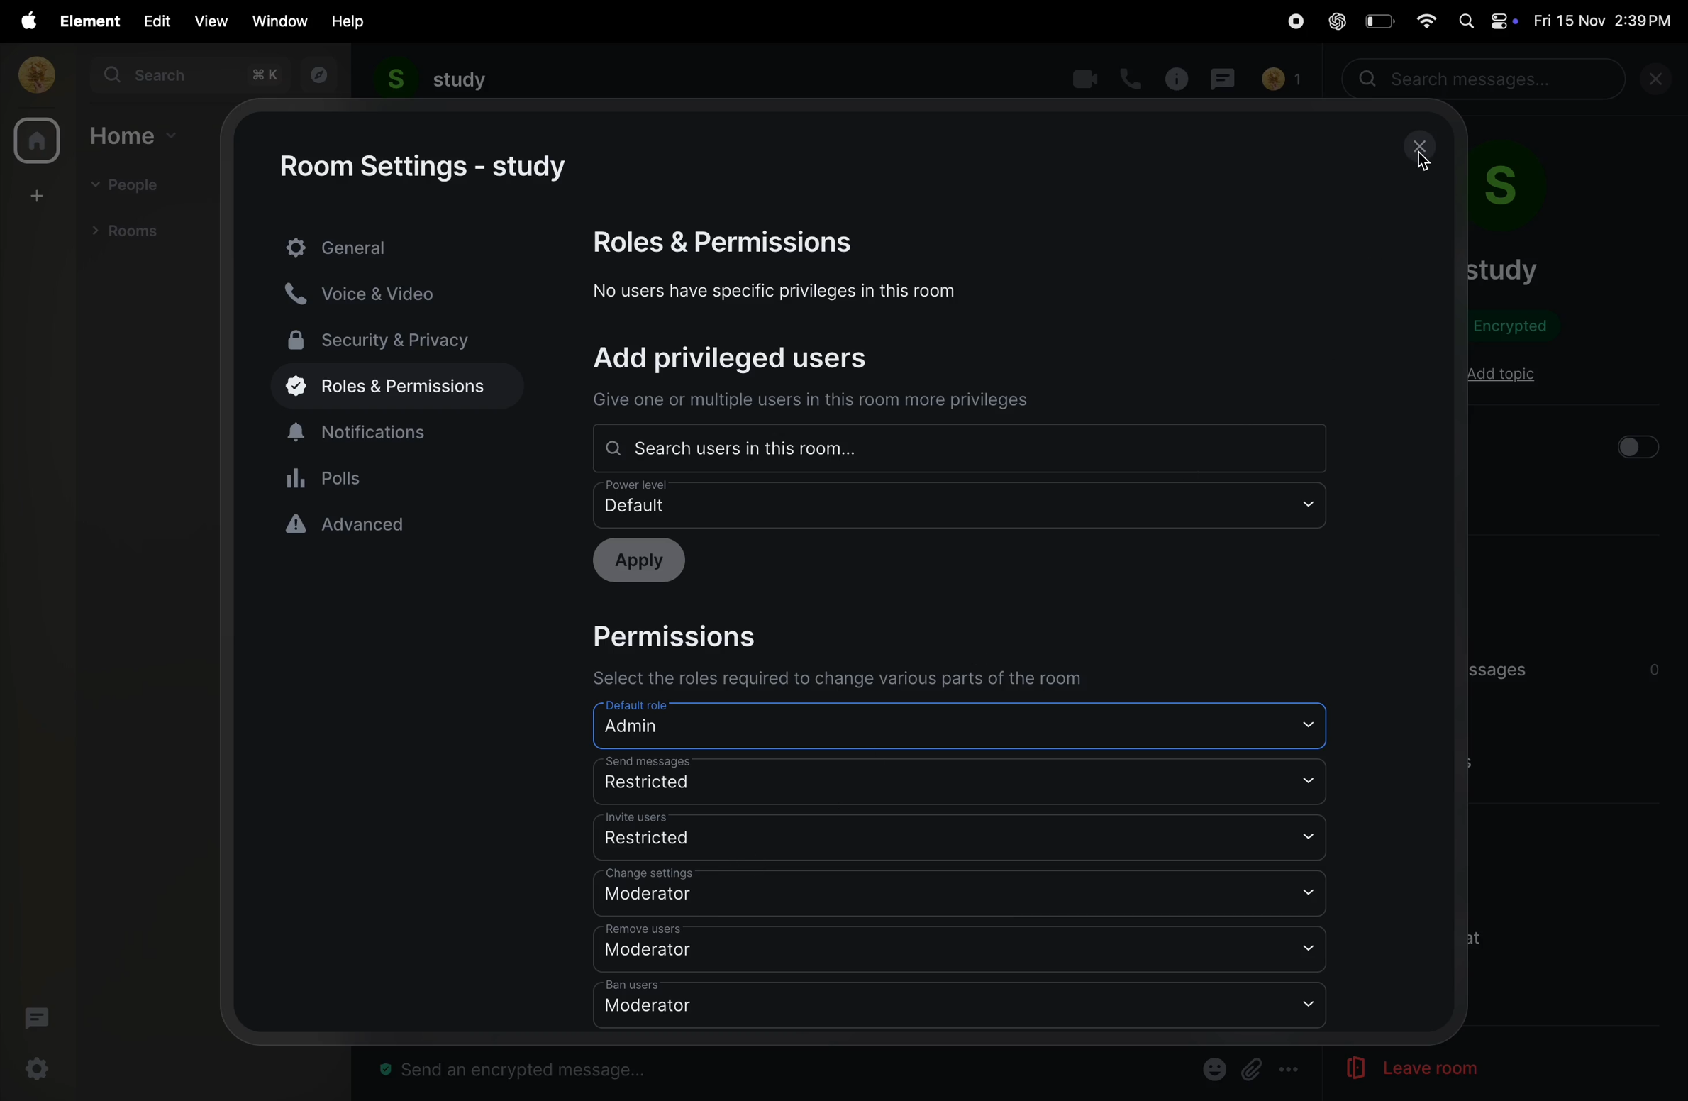 The height and width of the screenshot is (1101, 1688). I want to click on settings, so click(39, 1069).